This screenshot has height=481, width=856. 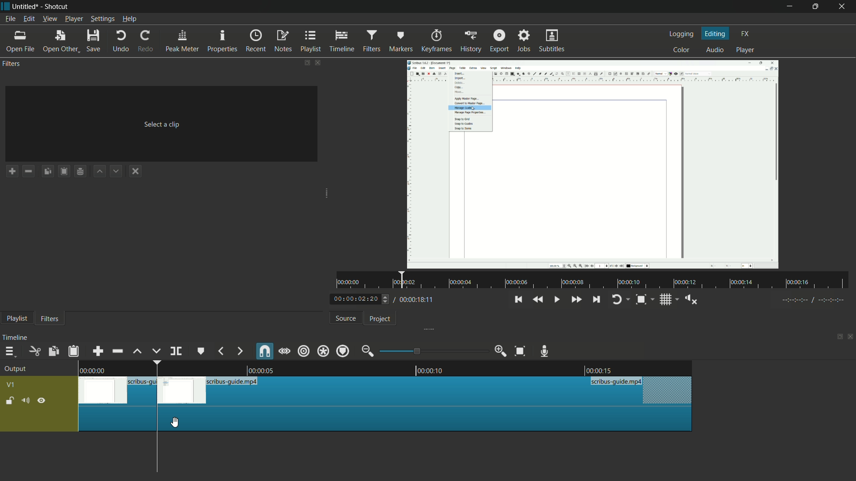 I want to click on history, so click(x=470, y=42).